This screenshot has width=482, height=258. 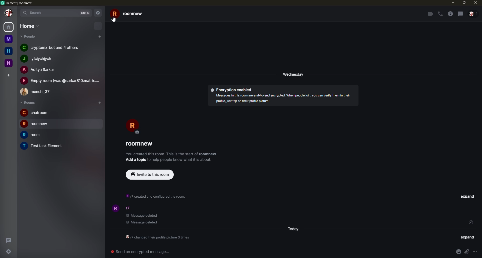 What do you see at coordinates (33, 135) in the screenshot?
I see `room` at bounding box center [33, 135].